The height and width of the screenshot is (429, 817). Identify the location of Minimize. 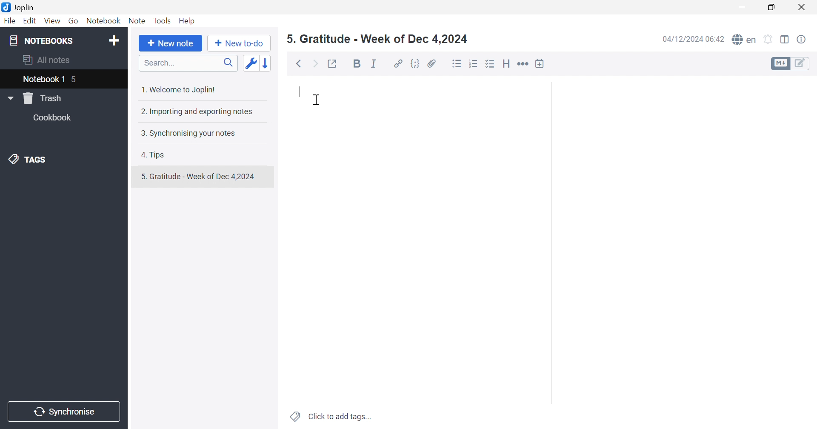
(744, 5).